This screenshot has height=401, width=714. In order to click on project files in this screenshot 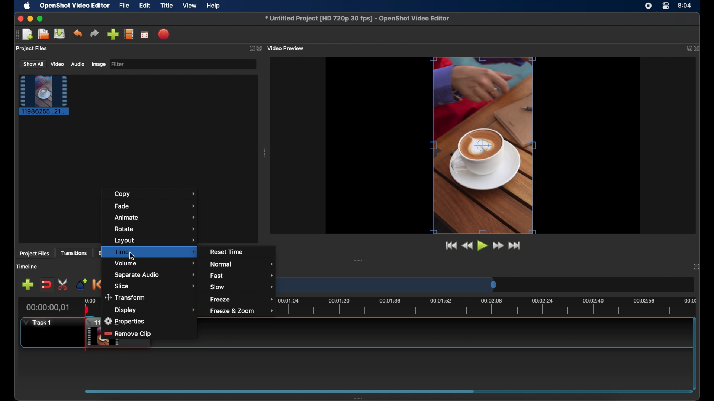, I will do `click(35, 254)`.